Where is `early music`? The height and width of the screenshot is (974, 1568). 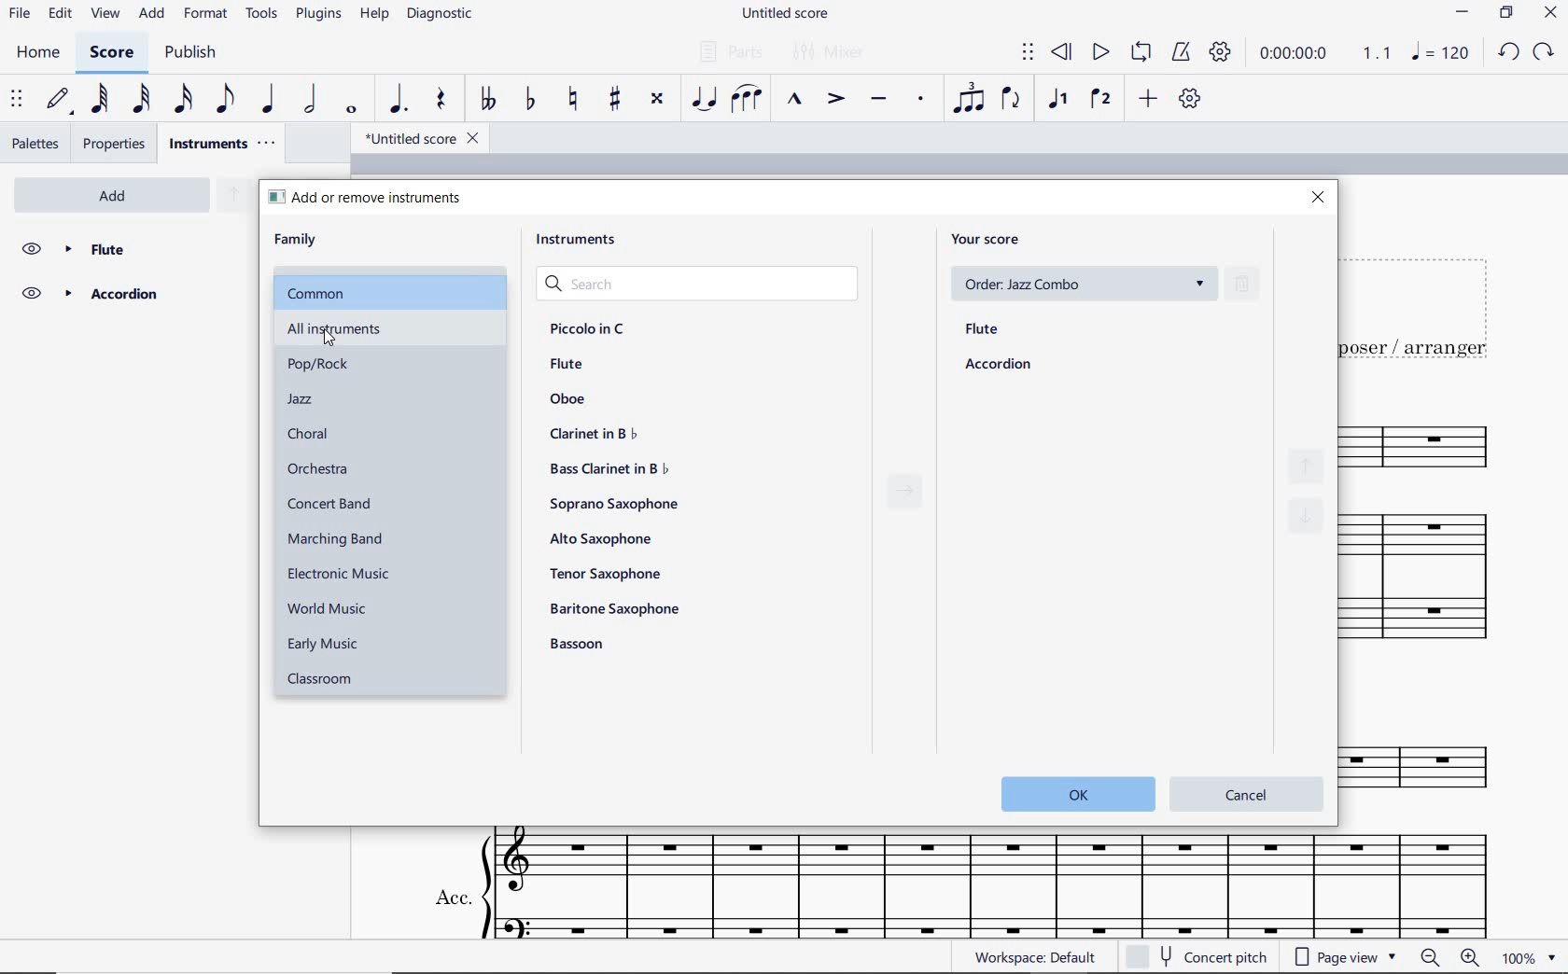 early music is located at coordinates (328, 645).